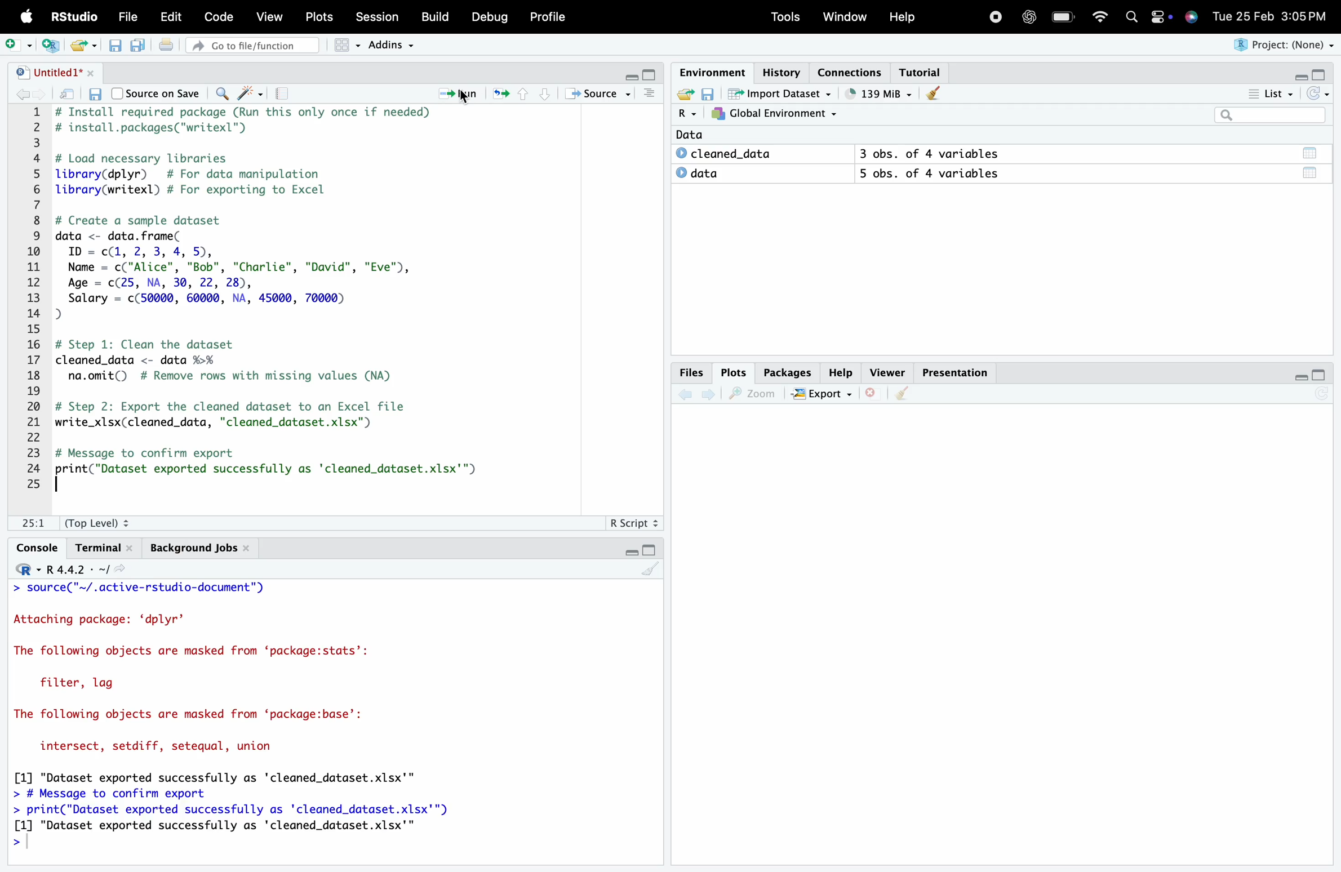 This screenshot has height=872, width=1341. Describe the element at coordinates (777, 115) in the screenshot. I see `Global Environment` at that location.